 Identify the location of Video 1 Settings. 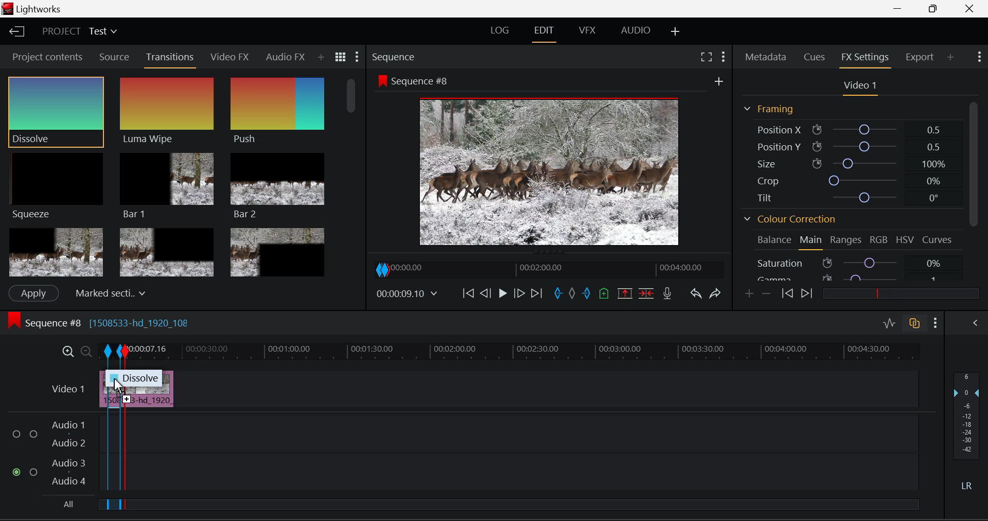
(858, 86).